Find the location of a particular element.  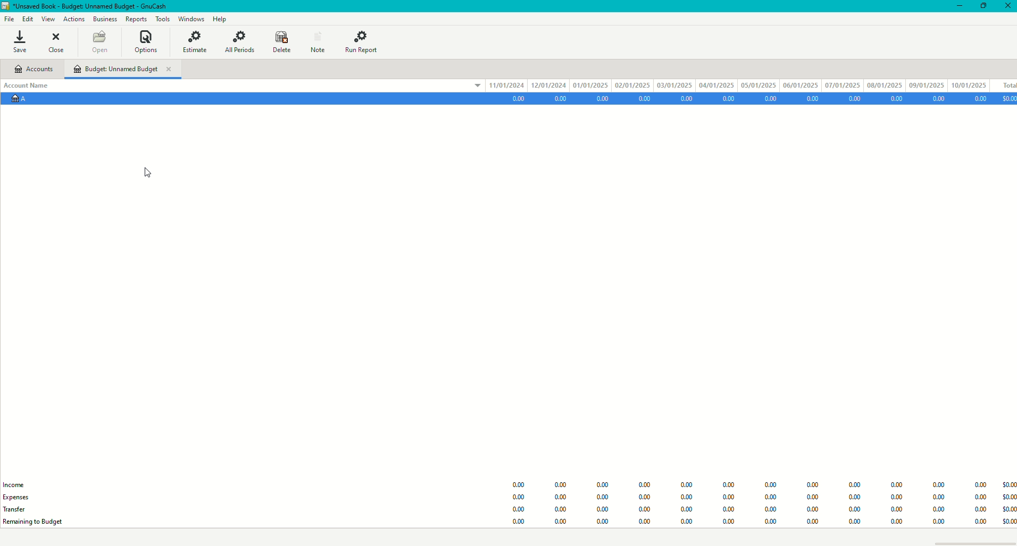

Unnamed Budget is located at coordinates (129, 70).